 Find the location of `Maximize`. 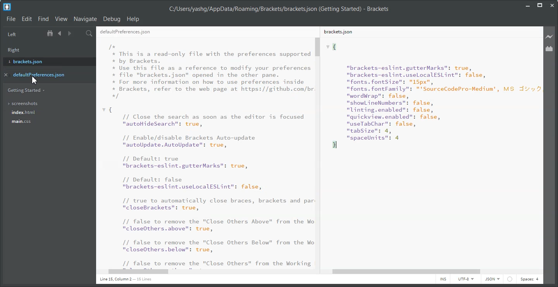

Maximize is located at coordinates (540, 5).